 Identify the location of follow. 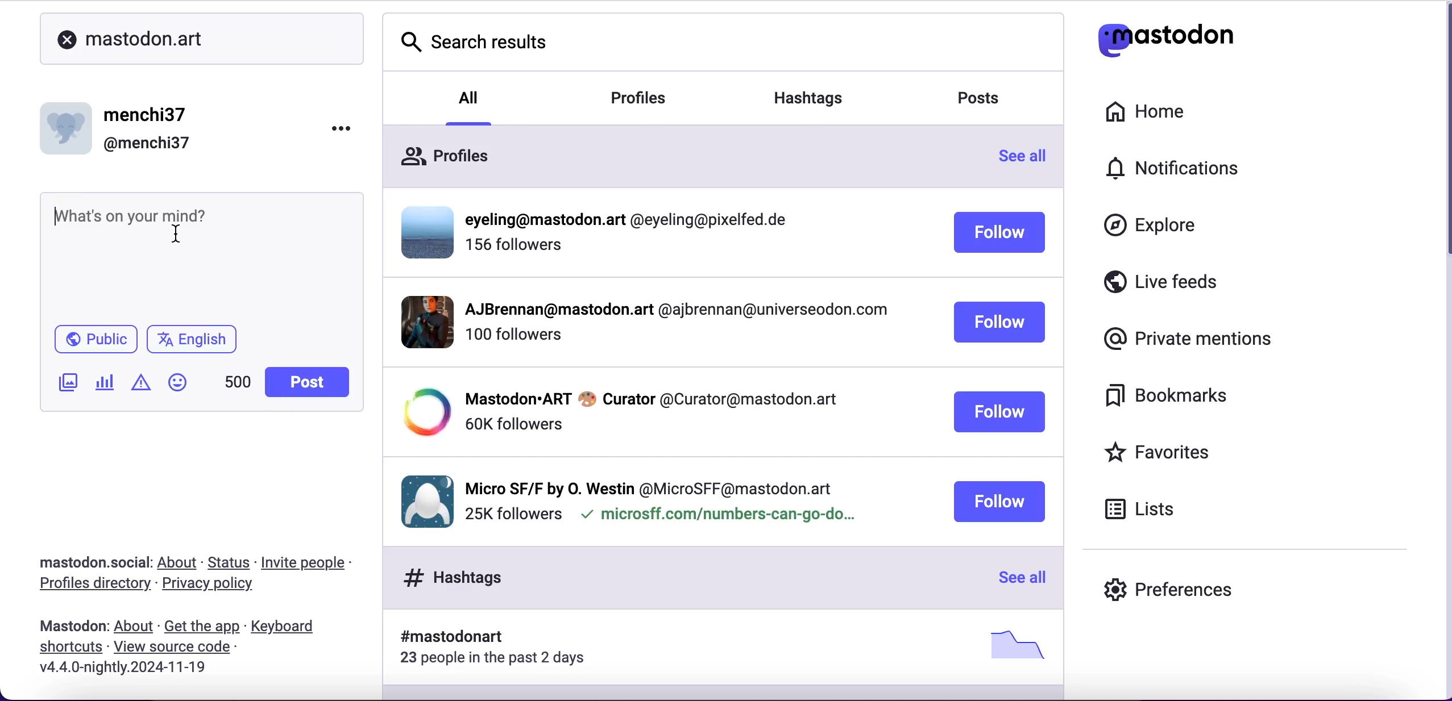
(998, 502).